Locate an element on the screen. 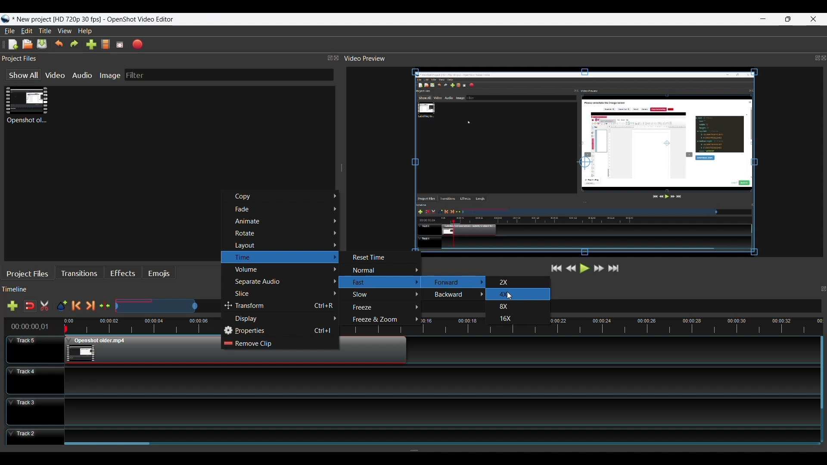 The image size is (827, 465). Video Preview Panel is located at coordinates (584, 59).